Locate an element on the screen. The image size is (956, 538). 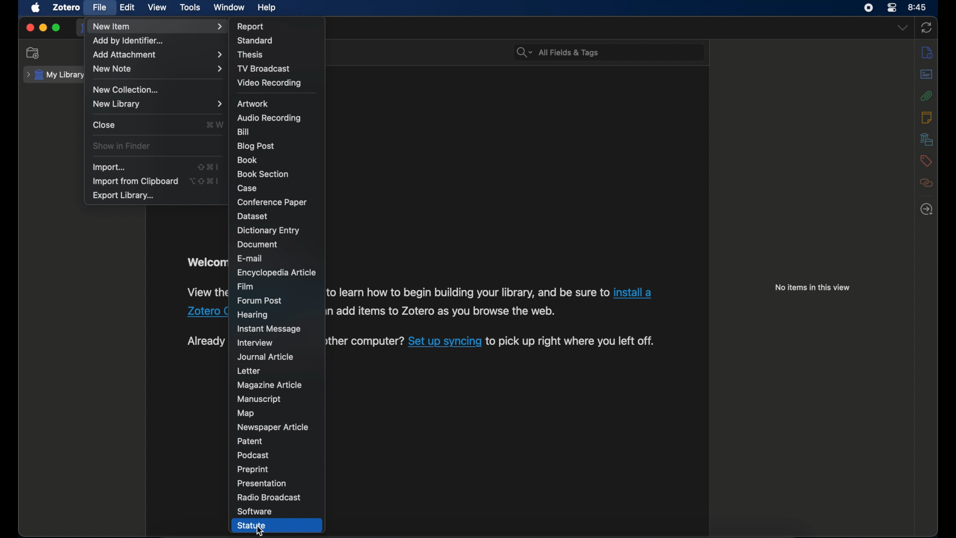
new library is located at coordinates (156, 105).